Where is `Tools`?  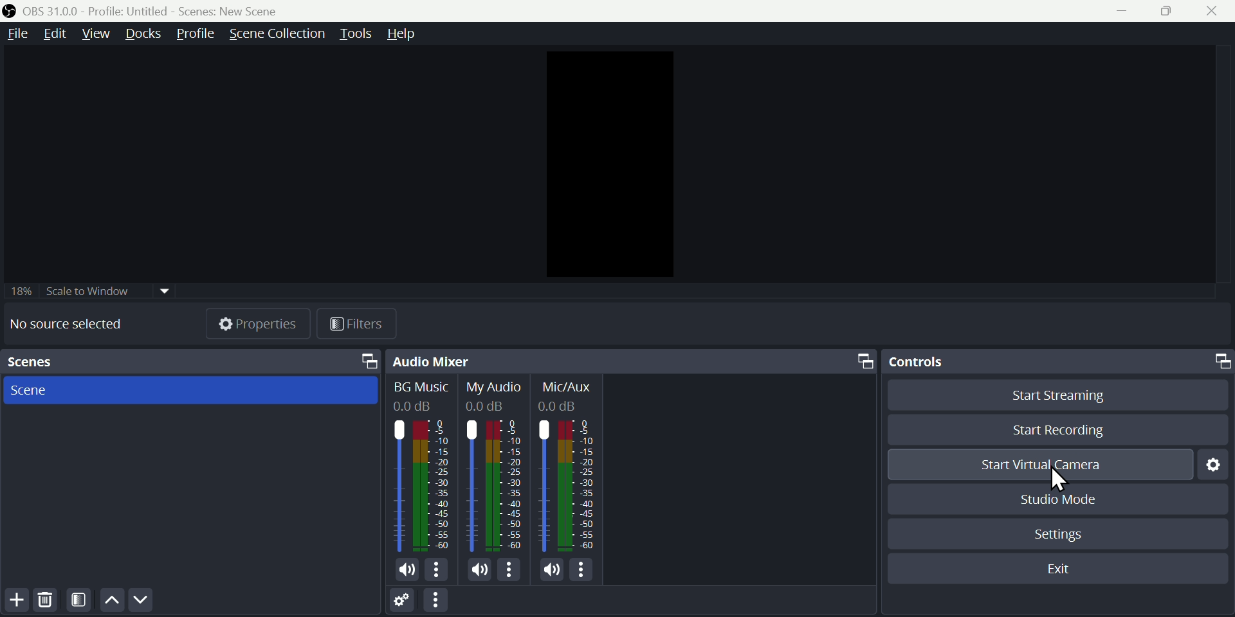 Tools is located at coordinates (355, 34).